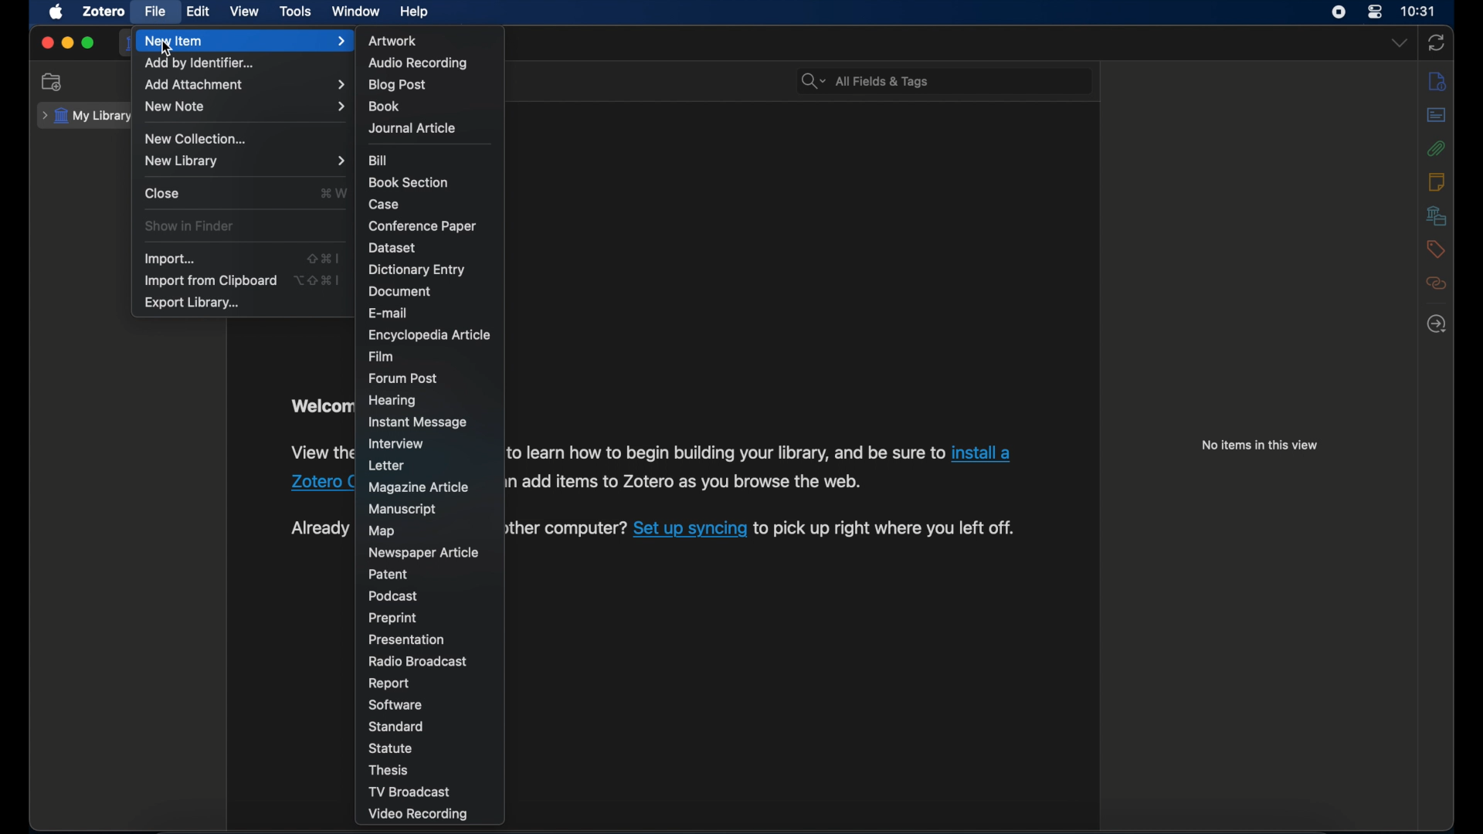  Describe the element at coordinates (246, 106) in the screenshot. I see `new note` at that location.